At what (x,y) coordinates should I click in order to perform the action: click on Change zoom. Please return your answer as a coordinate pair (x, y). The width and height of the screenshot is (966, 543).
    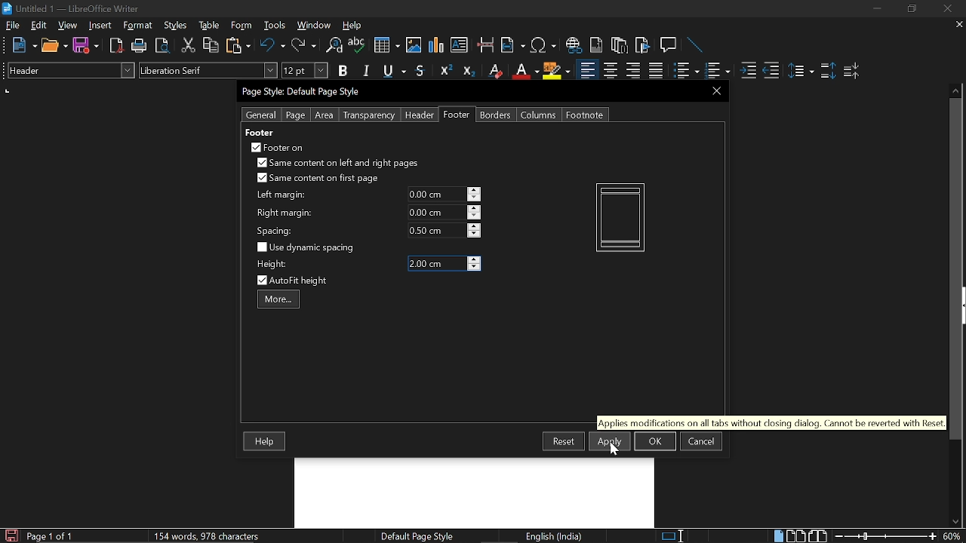
    Looking at the image, I should click on (886, 536).